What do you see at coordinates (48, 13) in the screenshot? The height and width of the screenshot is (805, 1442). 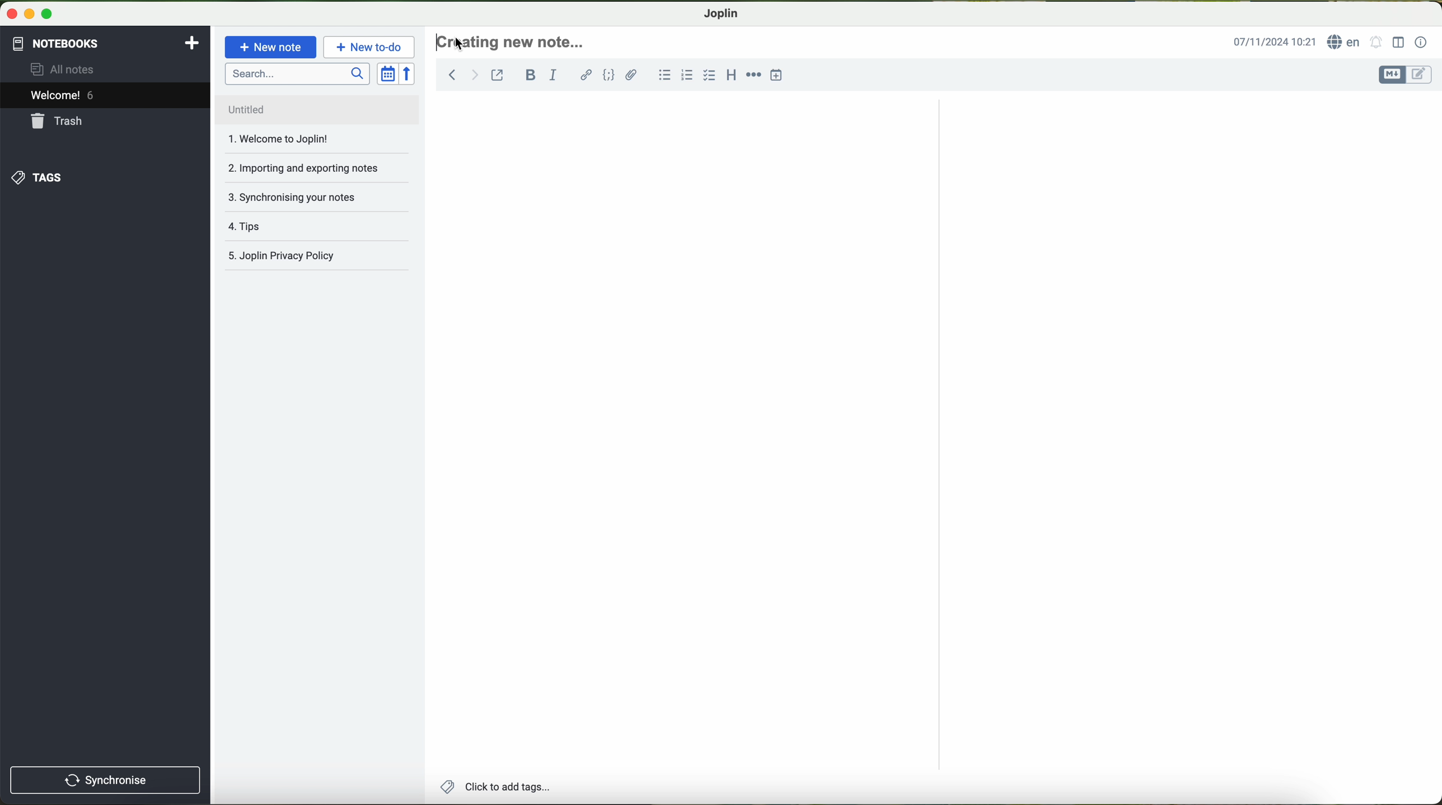 I see `maximize` at bounding box center [48, 13].